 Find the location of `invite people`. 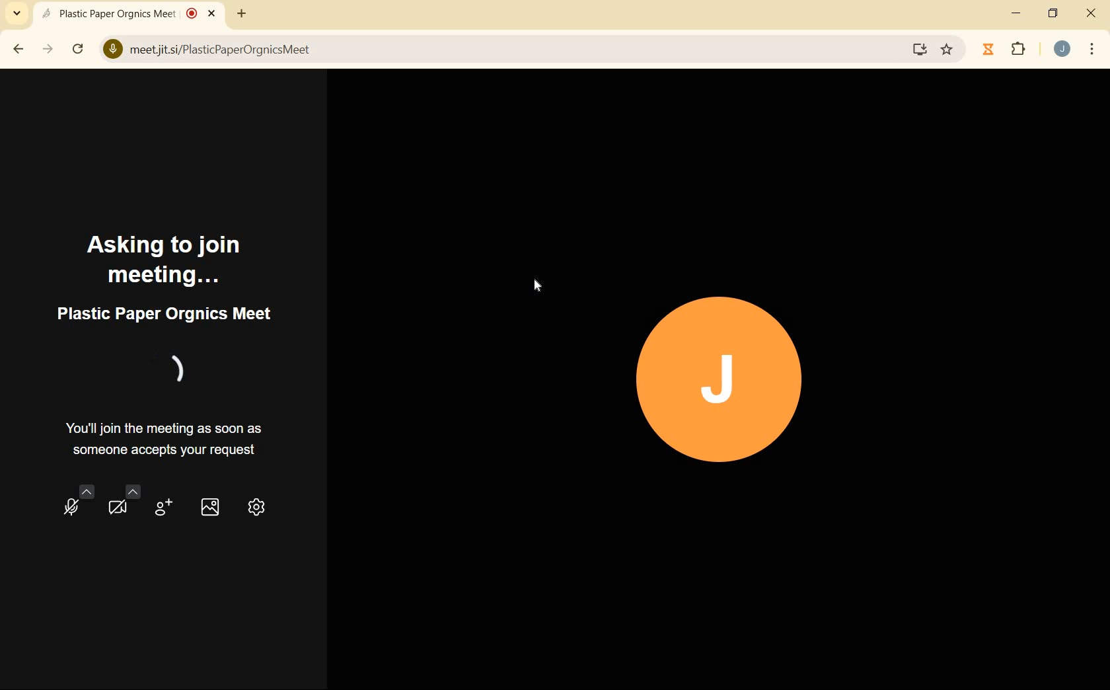

invite people is located at coordinates (161, 507).